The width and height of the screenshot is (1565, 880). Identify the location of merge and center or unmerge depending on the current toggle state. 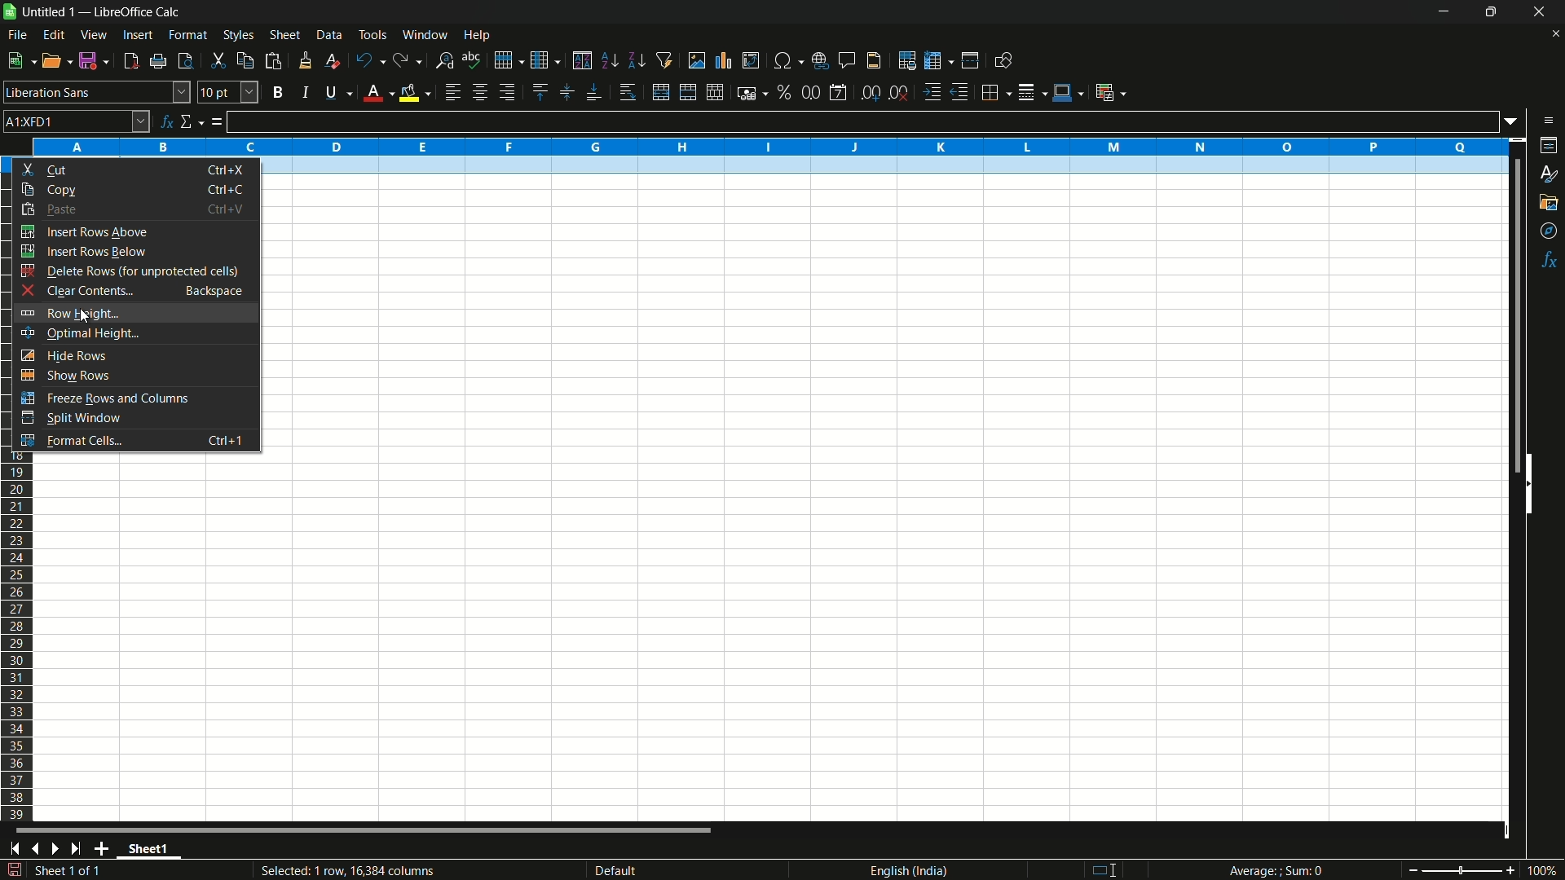
(659, 93).